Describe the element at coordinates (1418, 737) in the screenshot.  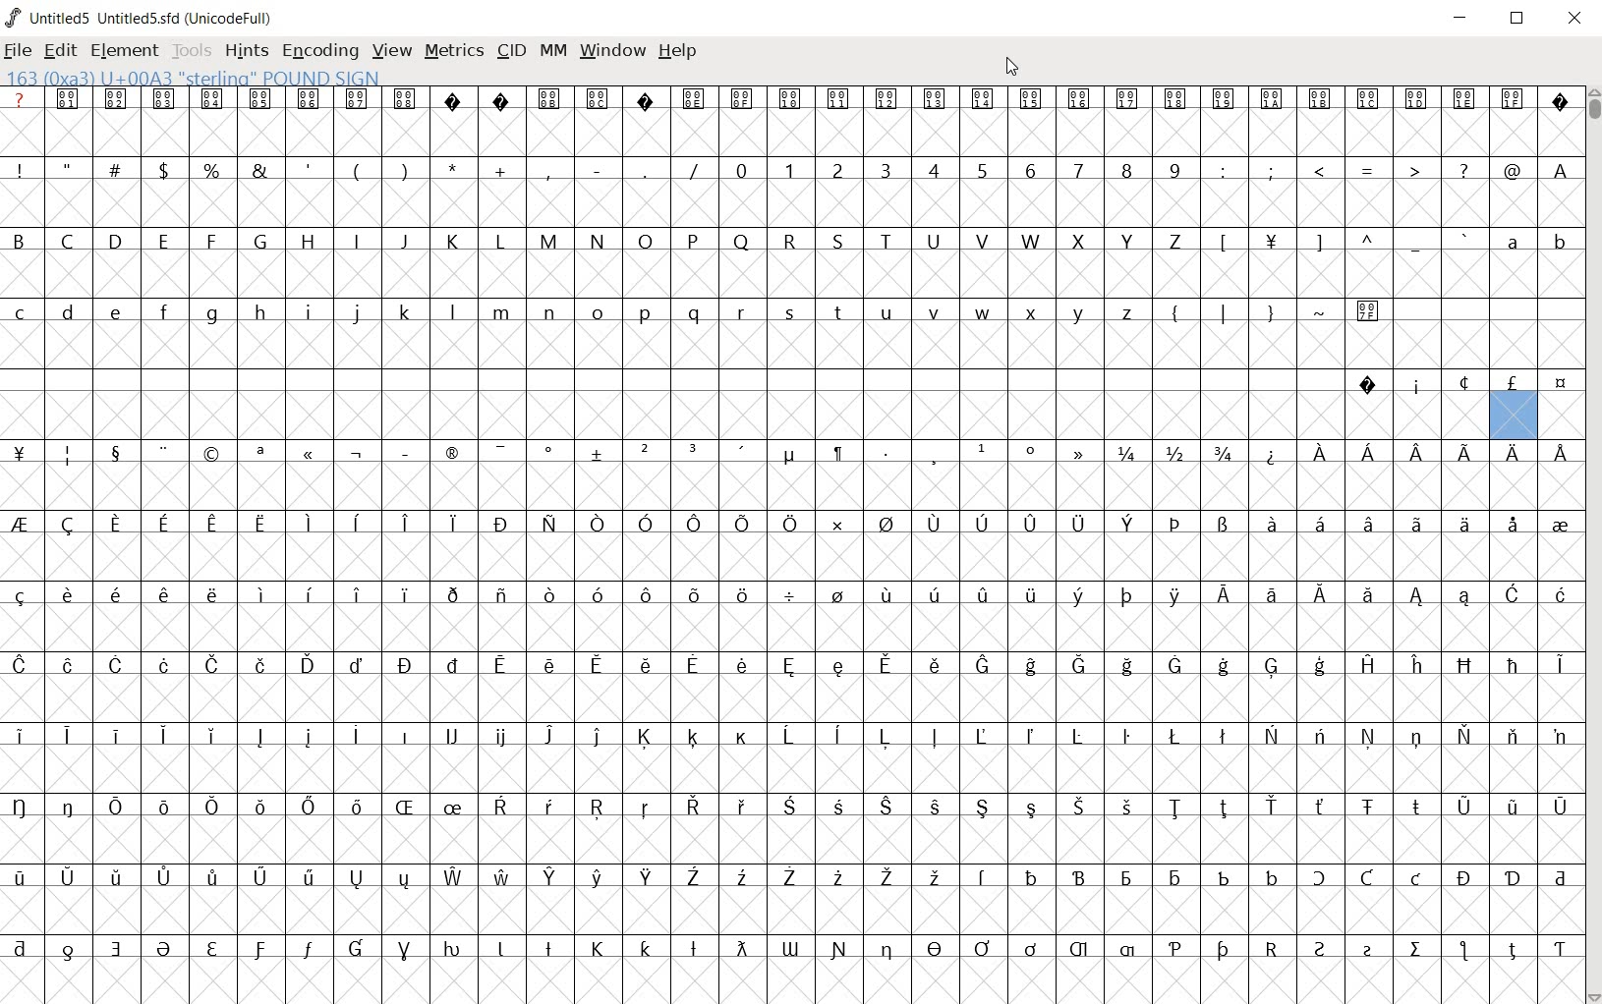
I see `Symbol` at that location.